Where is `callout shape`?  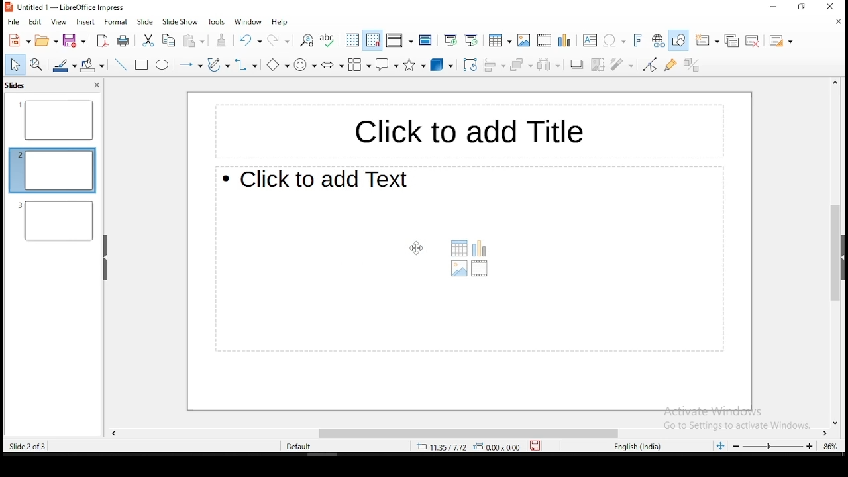 callout shape is located at coordinates (387, 64).